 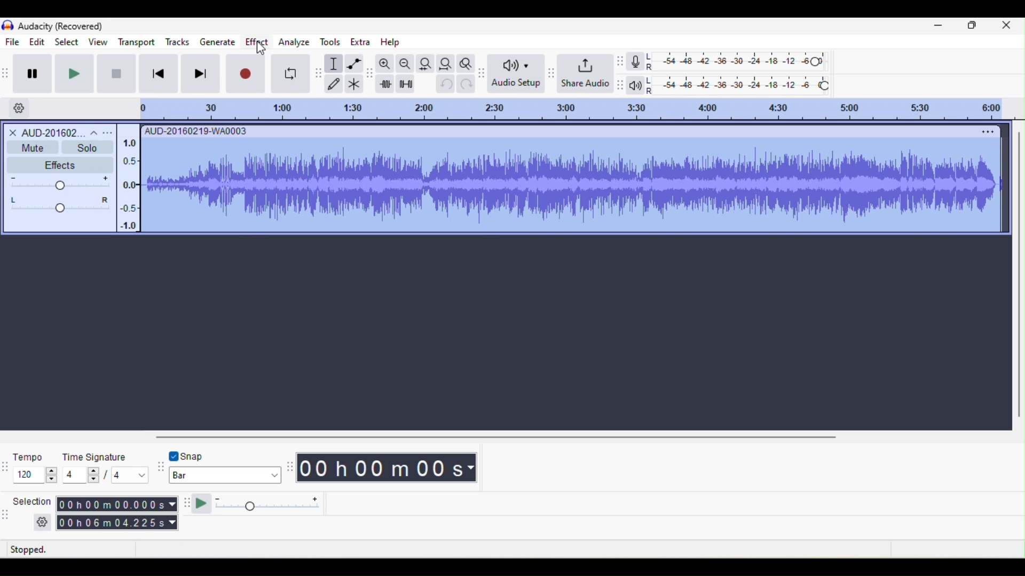 I want to click on amplitude, so click(x=129, y=186).